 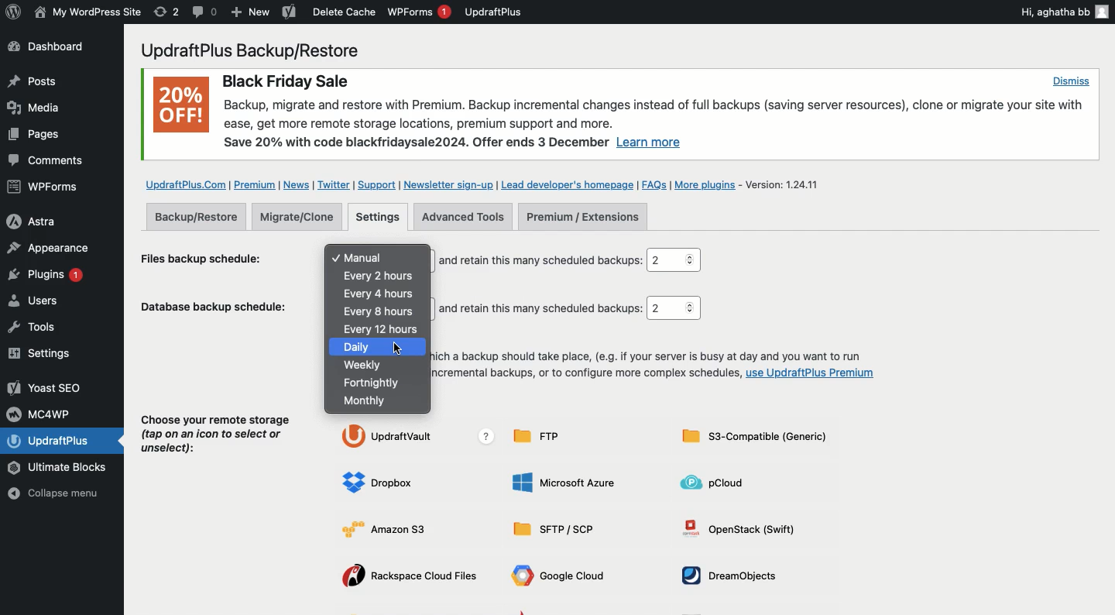 I want to click on UpdraftPlus, so click(x=64, y=441).